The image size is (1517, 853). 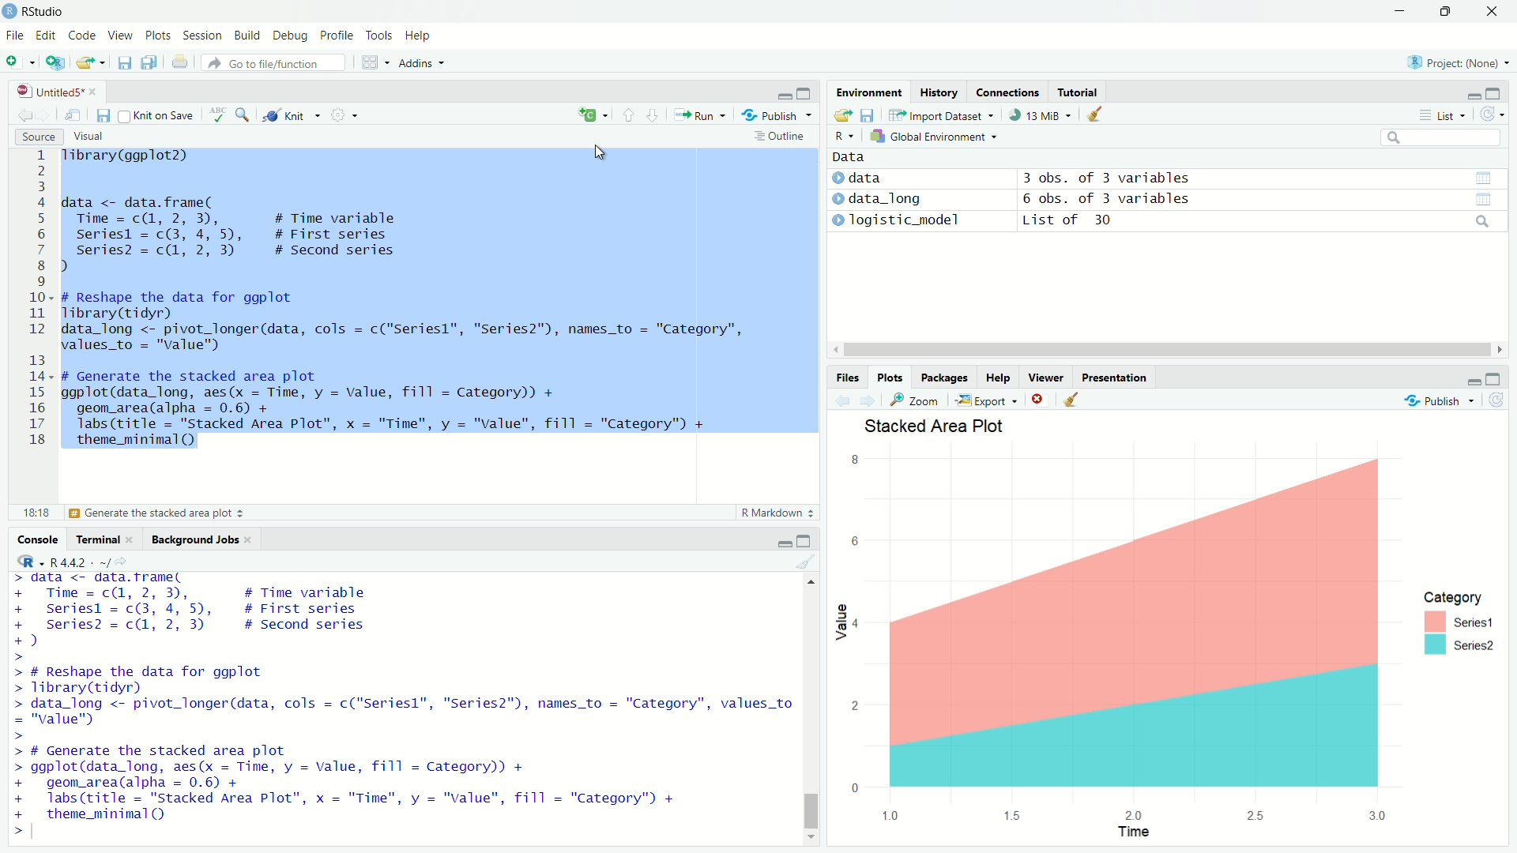 I want to click on close, so click(x=1037, y=399).